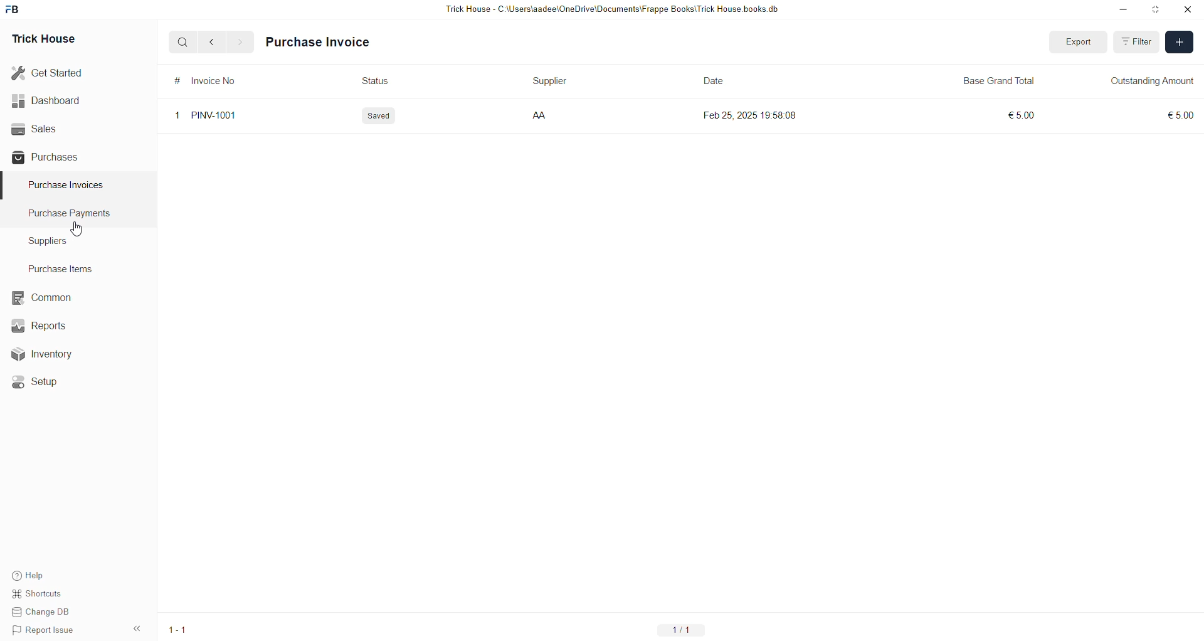  Describe the element at coordinates (550, 81) in the screenshot. I see `Supplier` at that location.